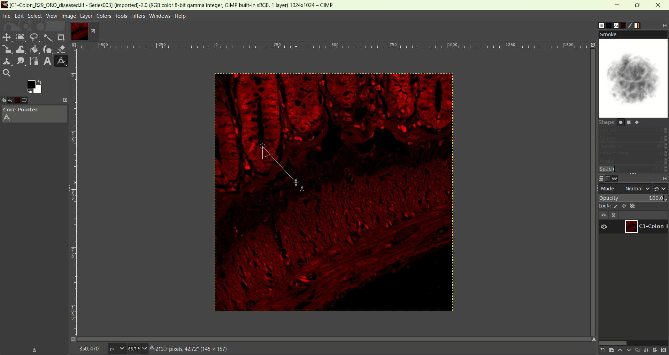  Describe the element at coordinates (4, 100) in the screenshot. I see `device status` at that location.